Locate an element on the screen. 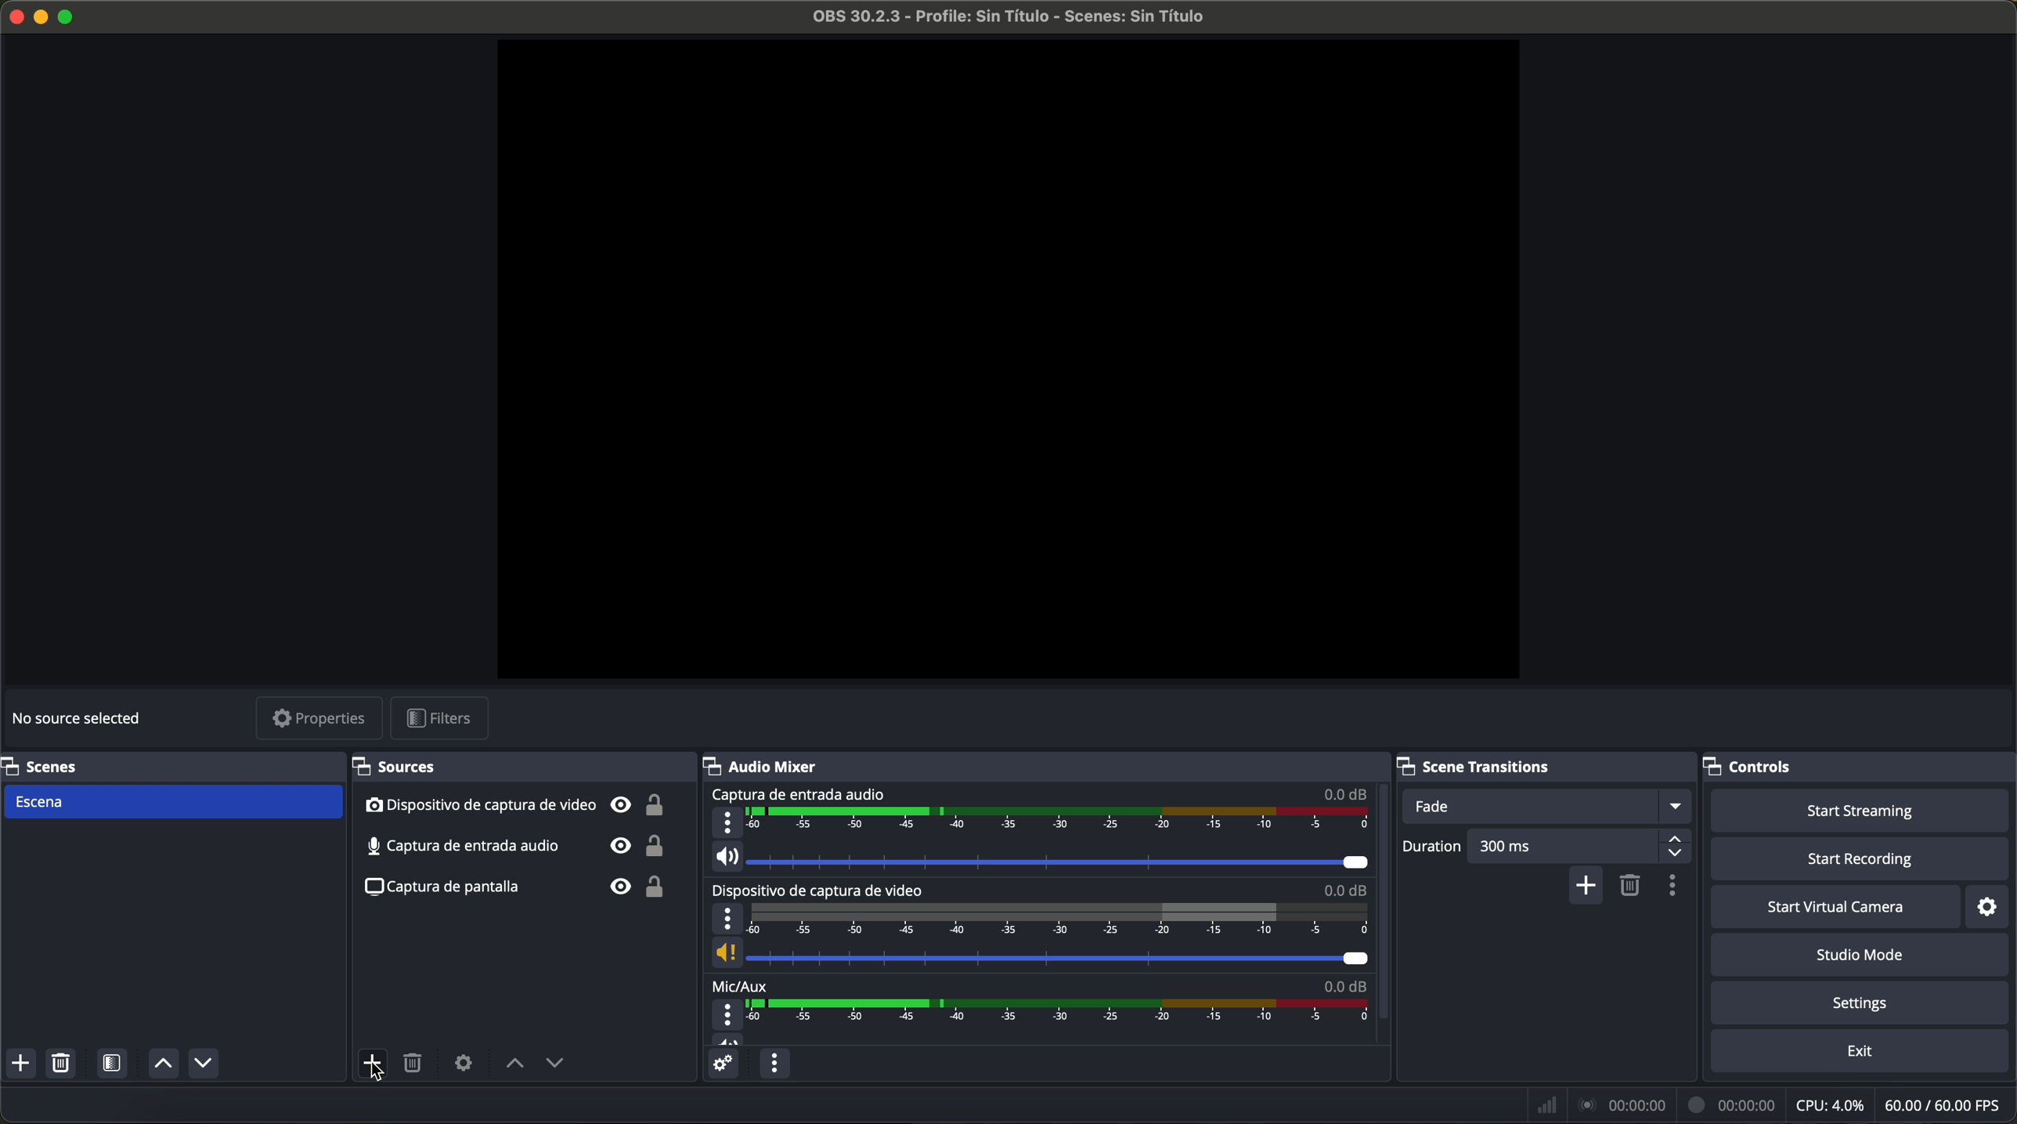 The width and height of the screenshot is (2017, 1124). scroll down is located at coordinates (1385, 886).